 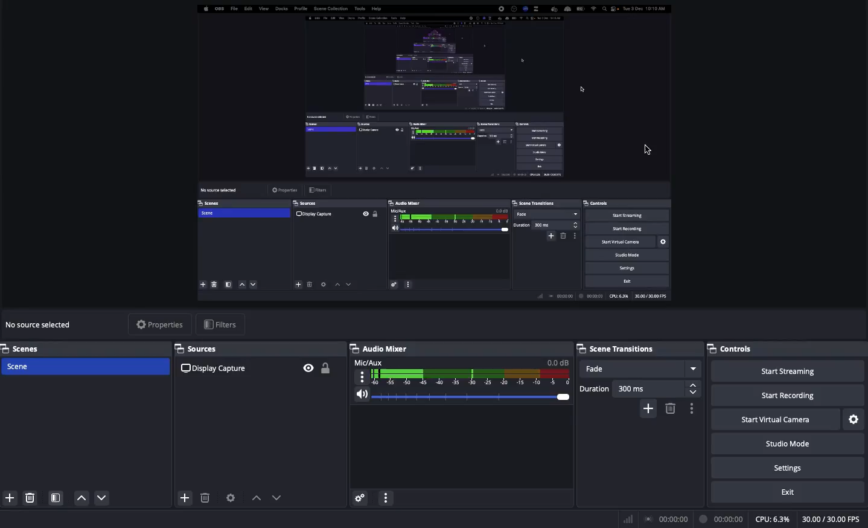 What do you see at coordinates (790, 394) in the screenshot?
I see `Start recording` at bounding box center [790, 394].